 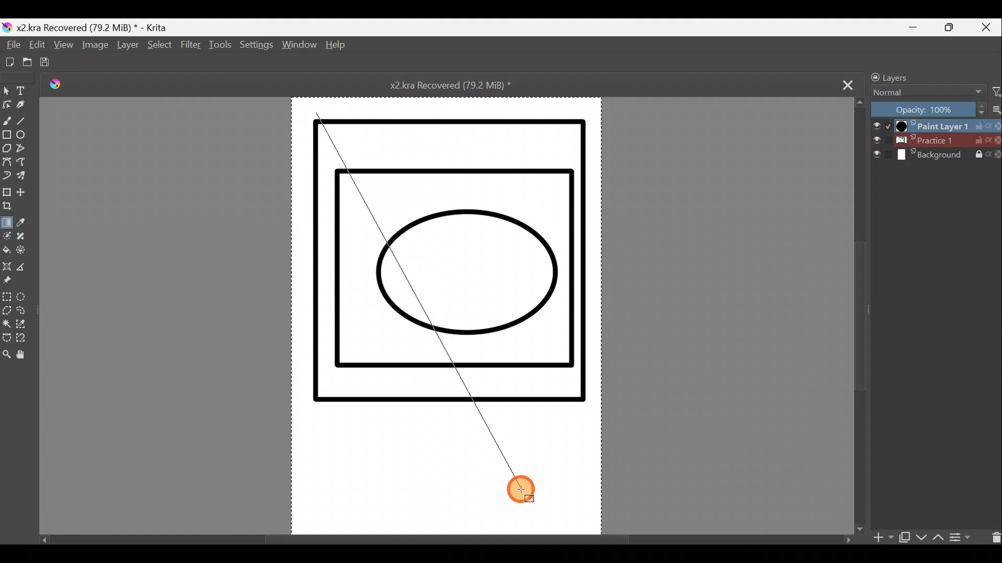 What do you see at coordinates (22, 342) in the screenshot?
I see `Magnetic curve selection tool` at bounding box center [22, 342].